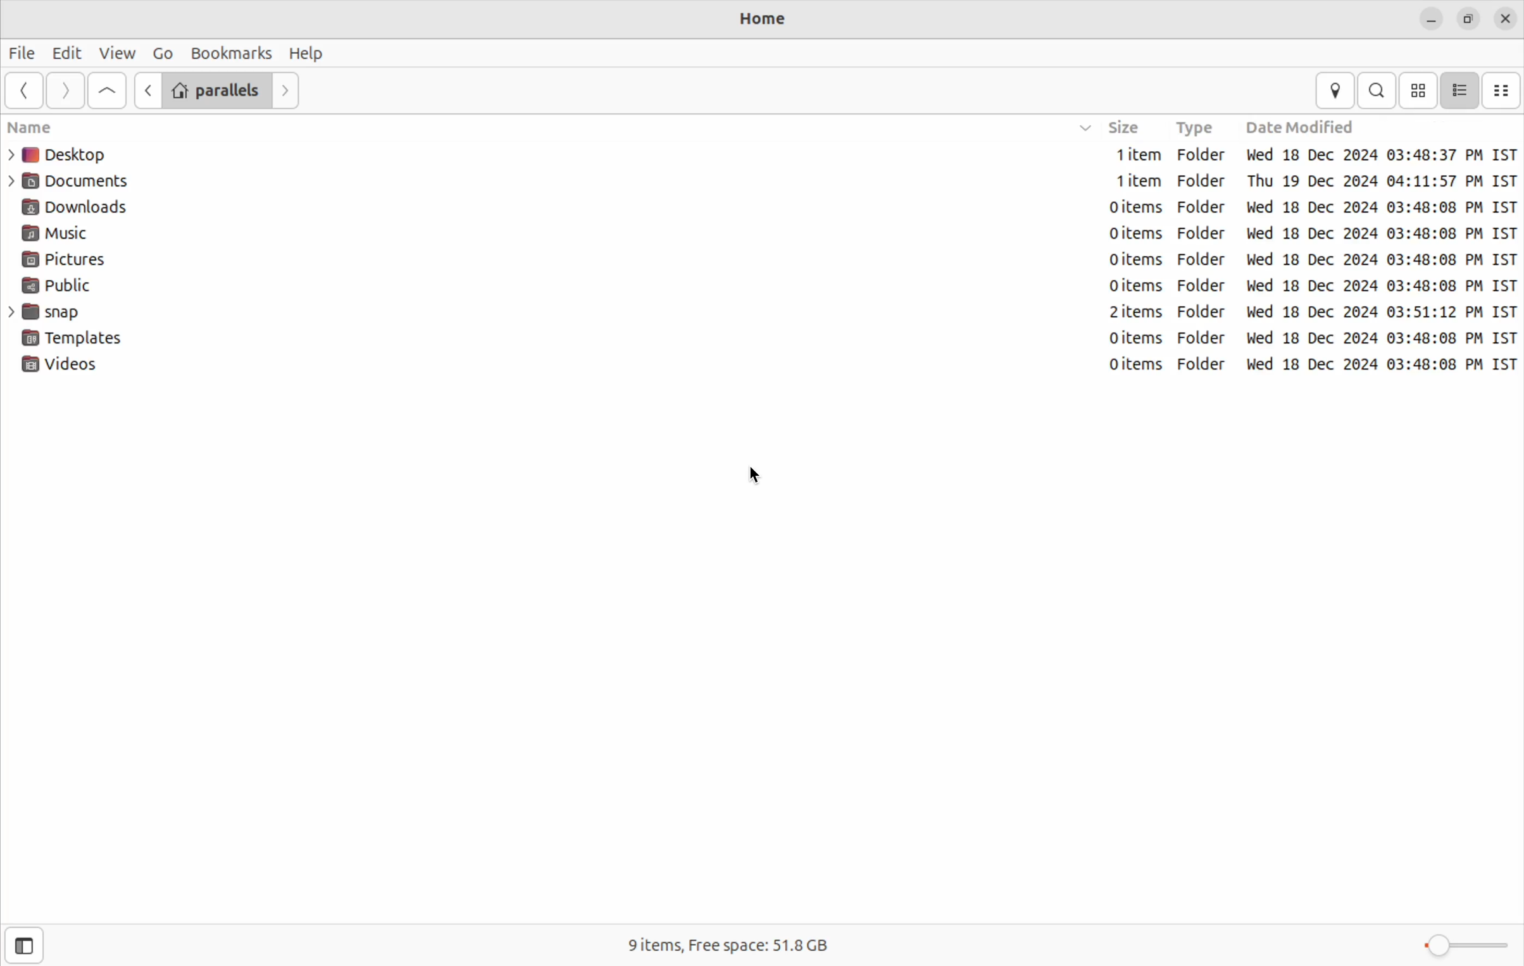 The width and height of the screenshot is (1524, 966). Describe the element at coordinates (735, 945) in the screenshot. I see `9 items free space 56 gb` at that location.